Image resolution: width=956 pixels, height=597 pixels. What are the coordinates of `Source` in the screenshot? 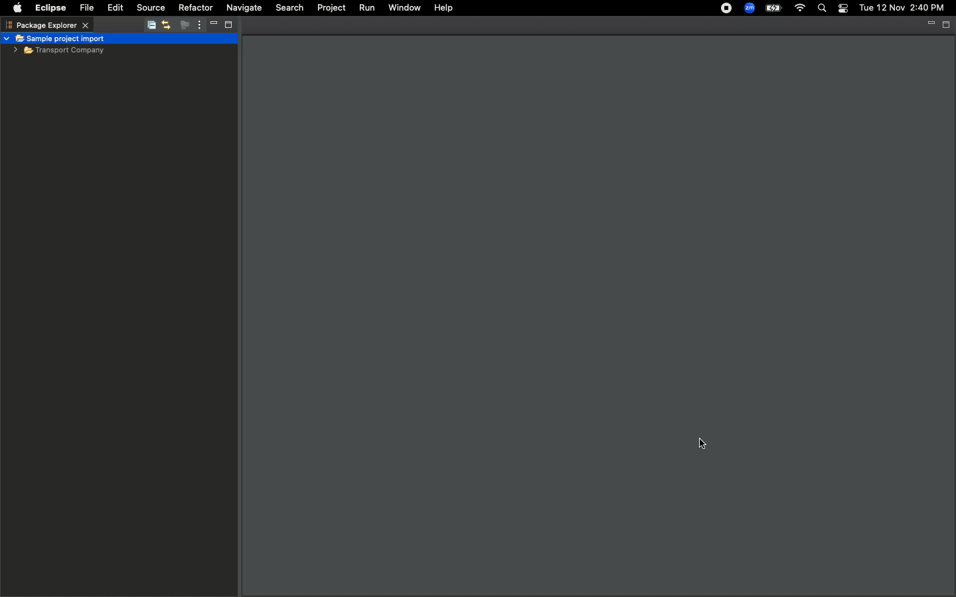 It's located at (149, 7).